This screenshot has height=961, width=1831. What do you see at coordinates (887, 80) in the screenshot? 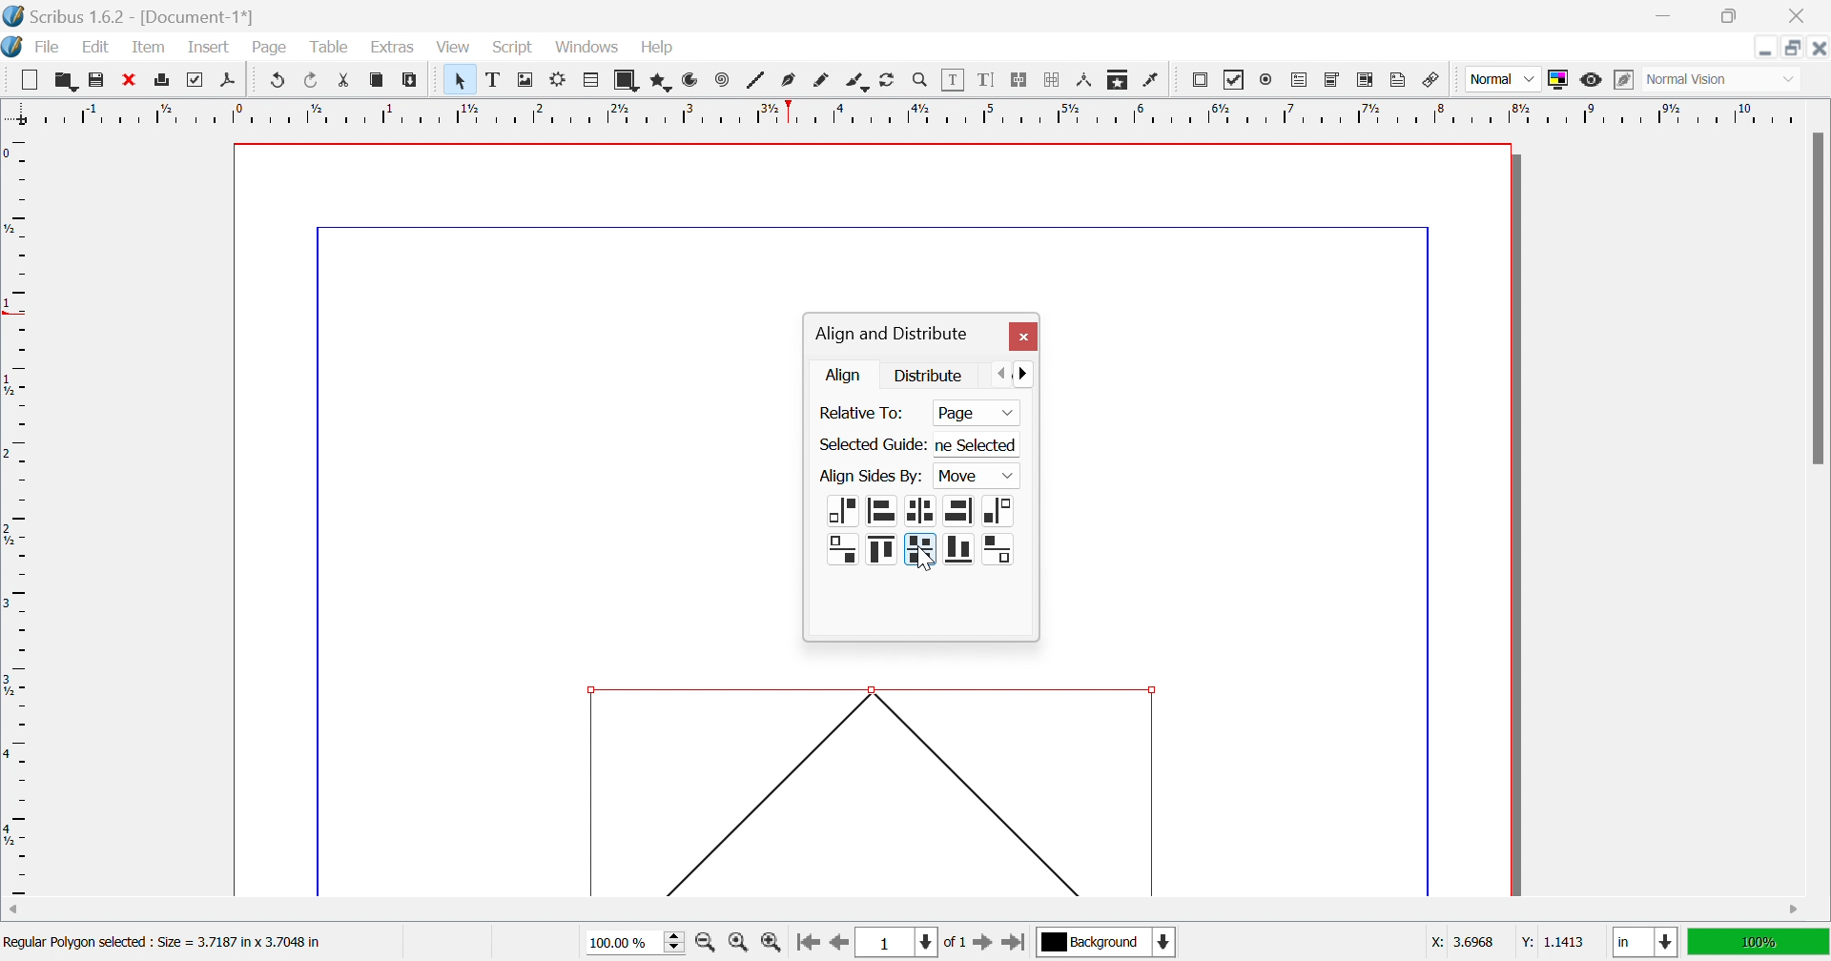
I see `Rotate item` at bounding box center [887, 80].